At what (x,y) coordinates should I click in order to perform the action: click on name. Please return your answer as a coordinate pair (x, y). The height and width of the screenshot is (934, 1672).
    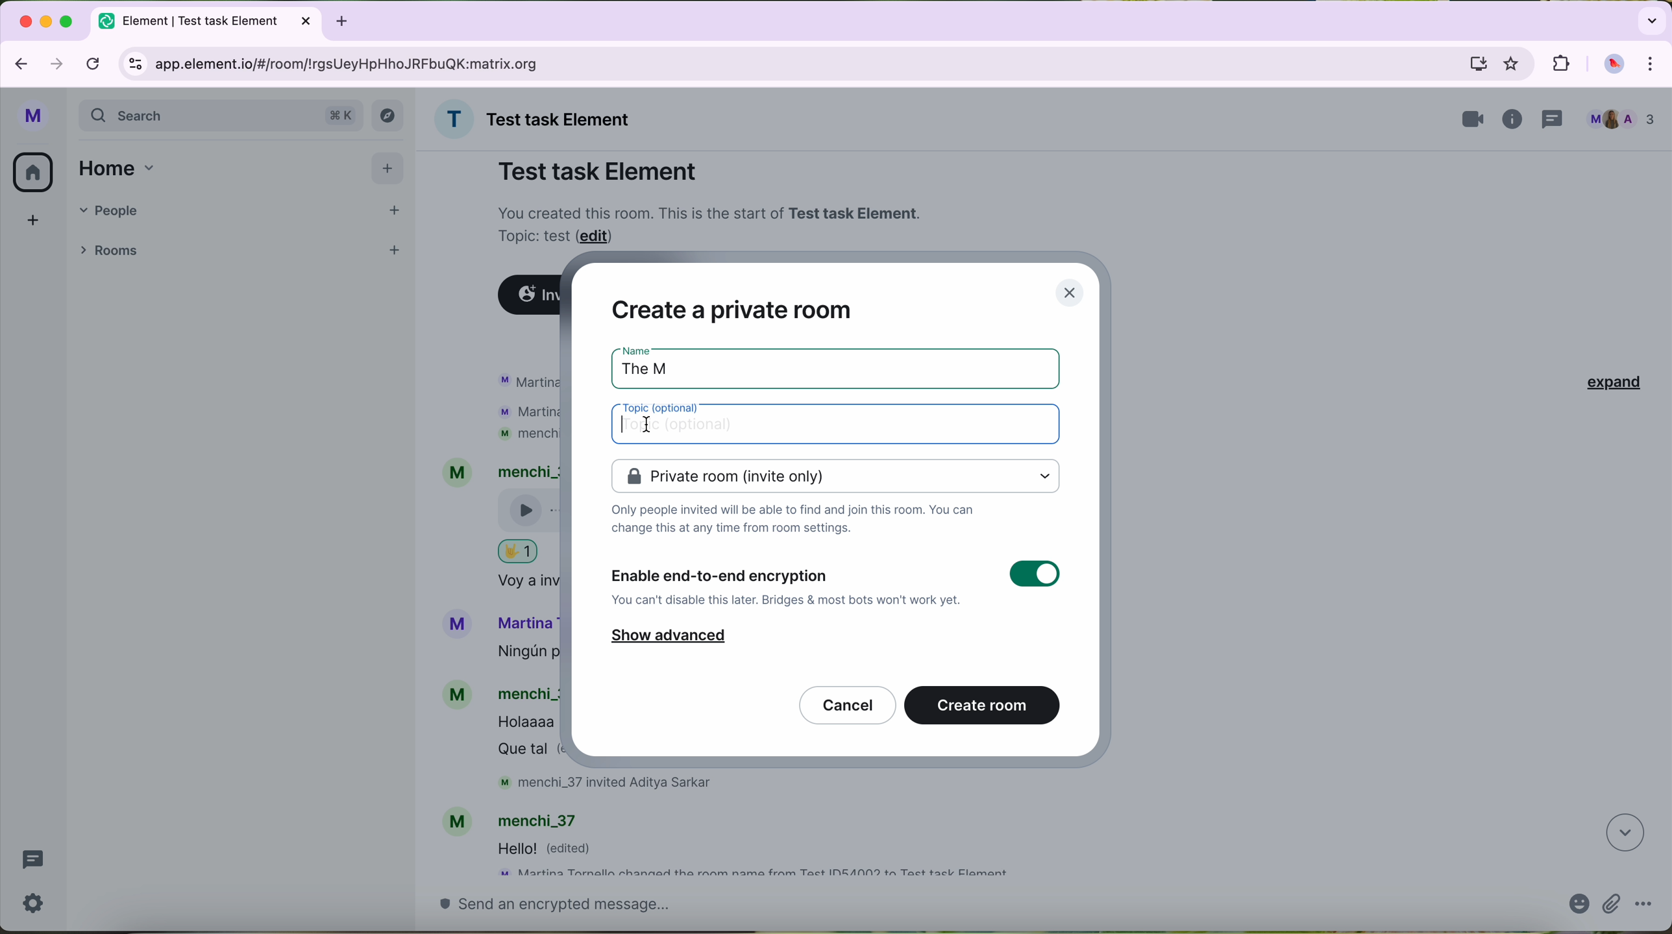
    Looking at the image, I should click on (538, 119).